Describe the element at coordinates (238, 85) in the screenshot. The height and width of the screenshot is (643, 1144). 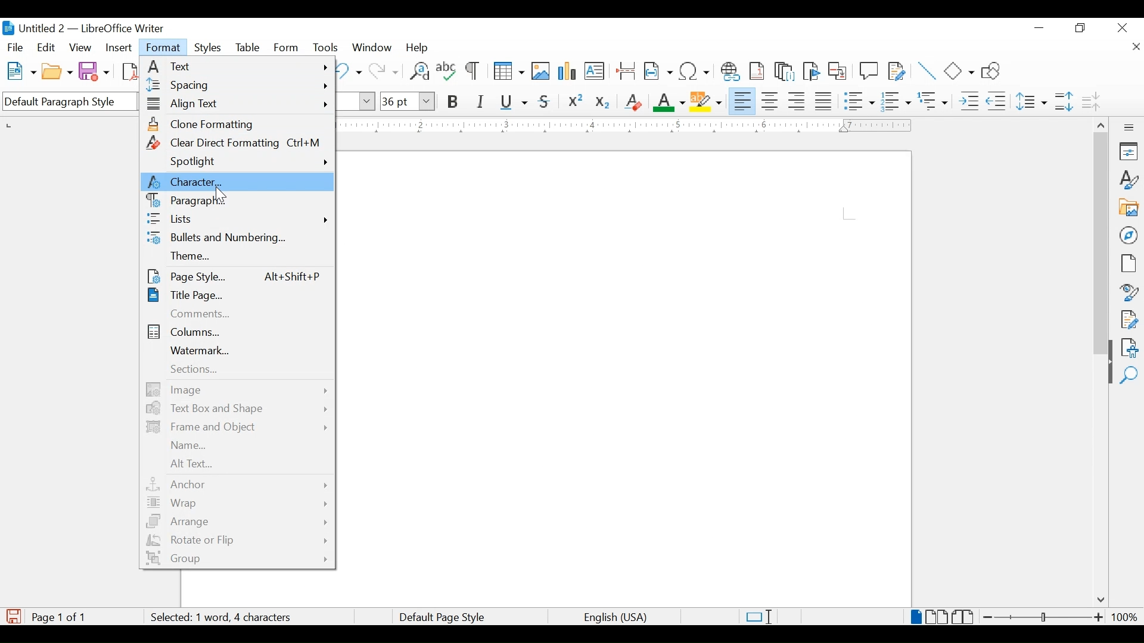
I see `spacing menu` at that location.